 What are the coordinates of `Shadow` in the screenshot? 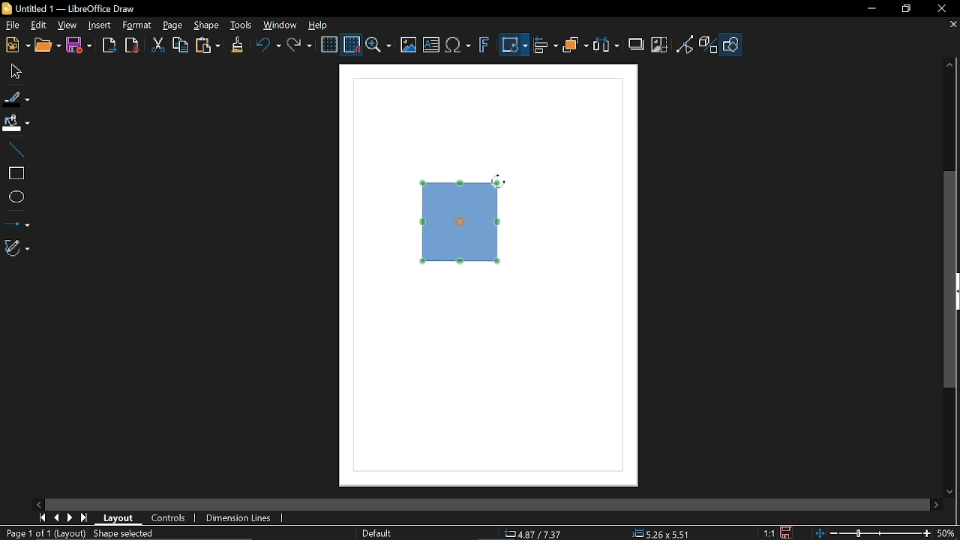 It's located at (634, 43).